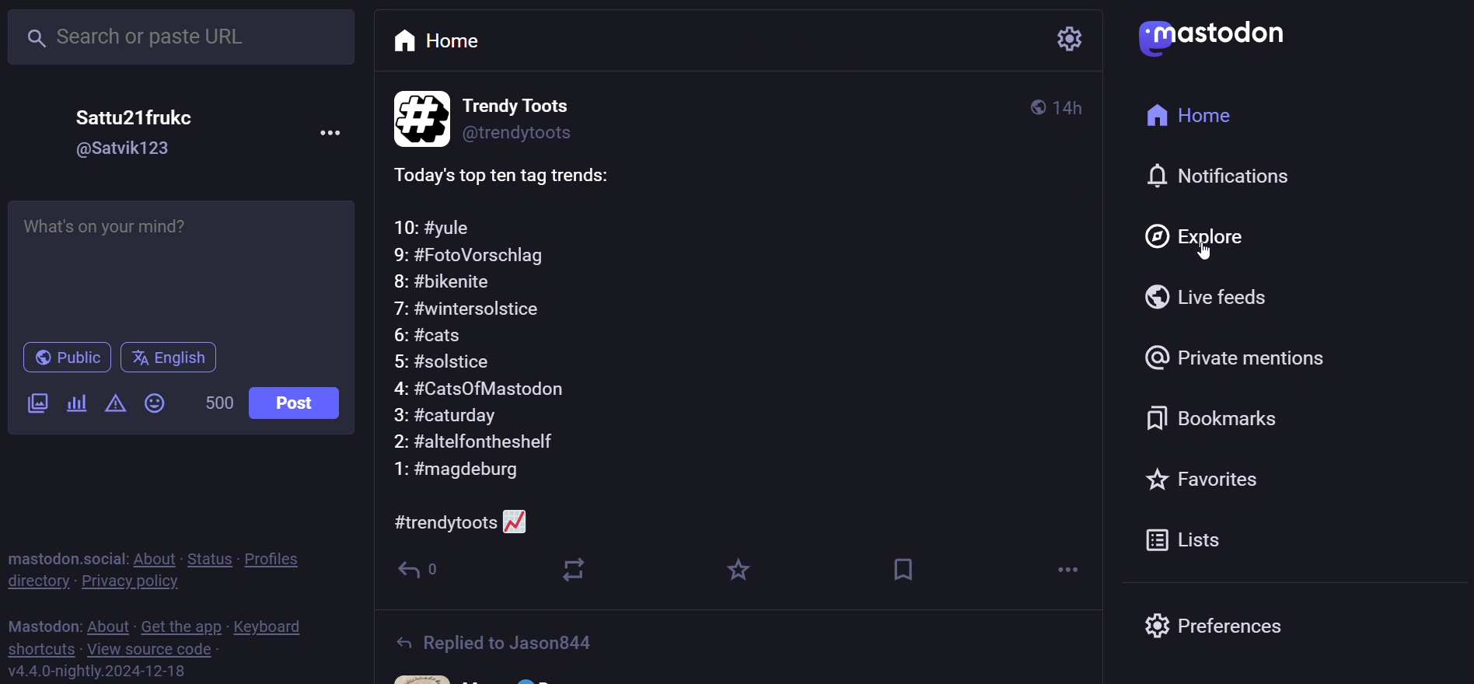  What do you see at coordinates (1071, 106) in the screenshot?
I see `14h` at bounding box center [1071, 106].